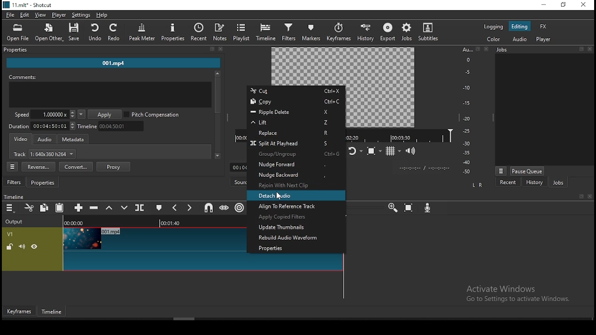 This screenshot has height=335, width=596. What do you see at coordinates (39, 167) in the screenshot?
I see `reverse` at bounding box center [39, 167].